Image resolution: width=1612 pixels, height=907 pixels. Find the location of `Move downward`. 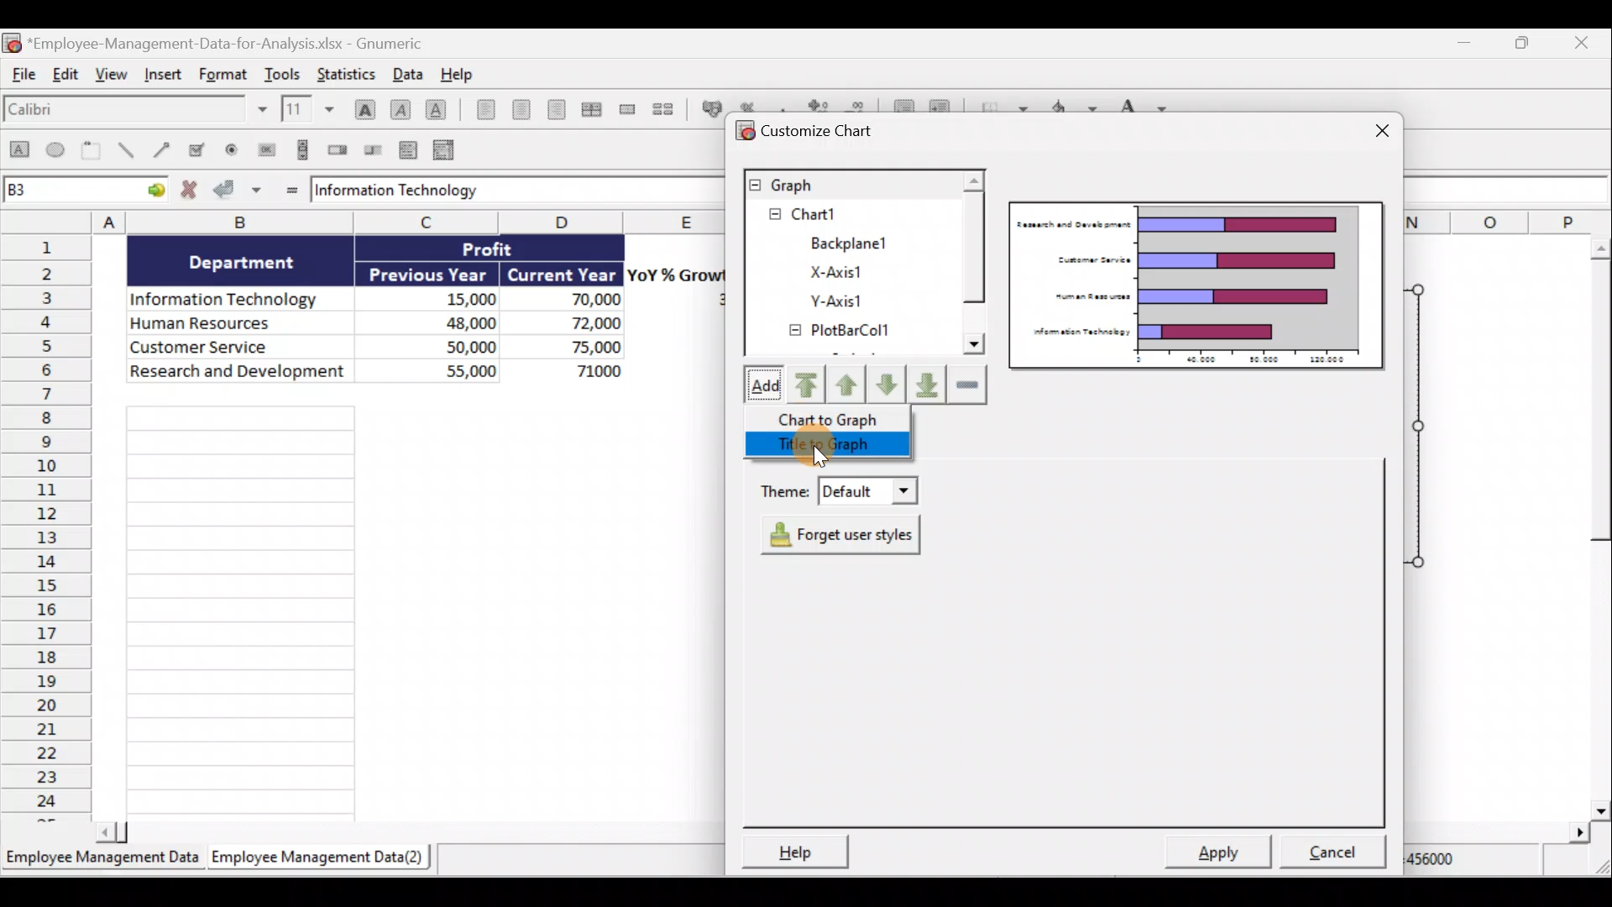

Move downward is located at coordinates (926, 387).